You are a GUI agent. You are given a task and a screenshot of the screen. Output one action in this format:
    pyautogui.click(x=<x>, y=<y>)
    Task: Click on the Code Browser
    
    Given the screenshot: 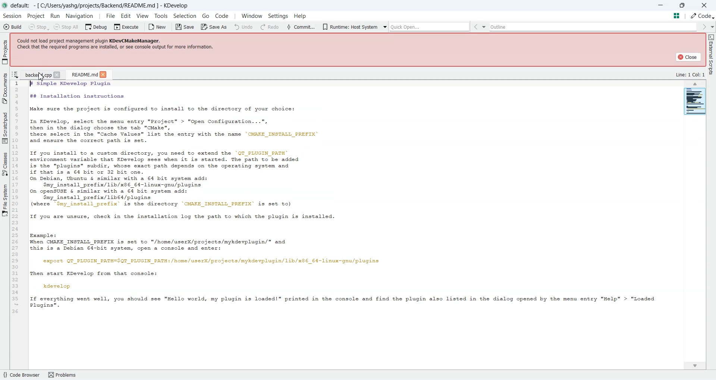 What is the action you would take?
    pyautogui.click(x=21, y=375)
    